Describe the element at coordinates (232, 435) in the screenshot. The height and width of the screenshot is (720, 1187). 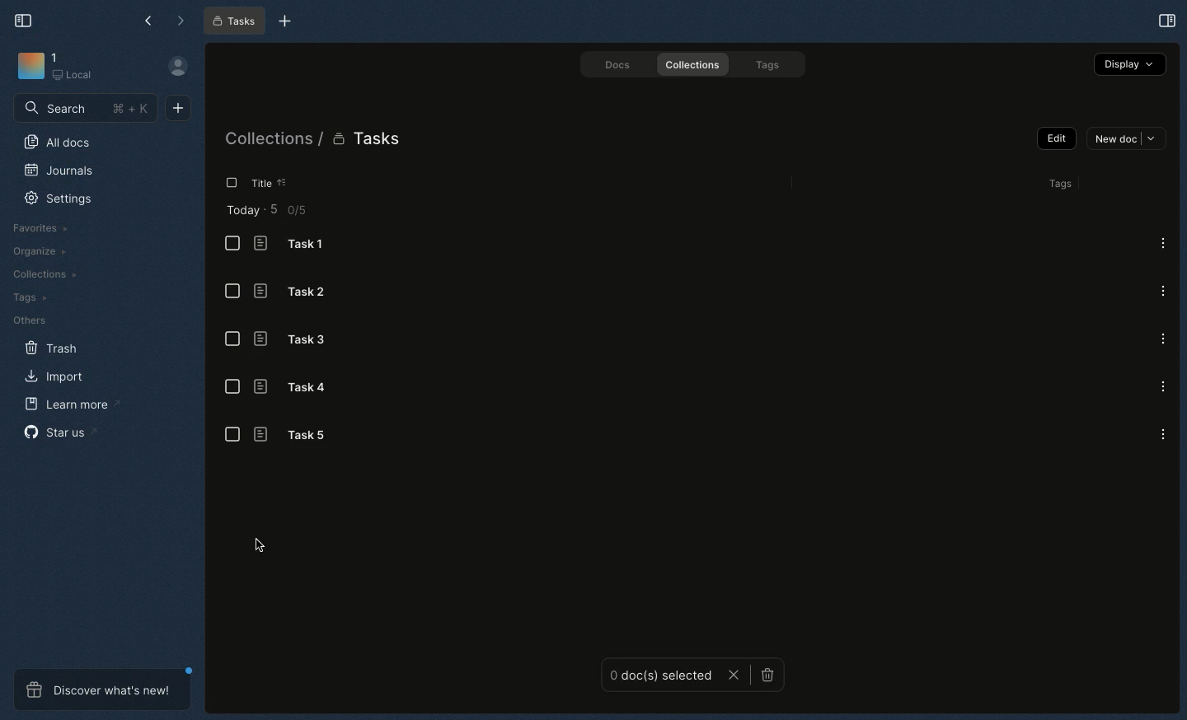
I see `List view` at that location.